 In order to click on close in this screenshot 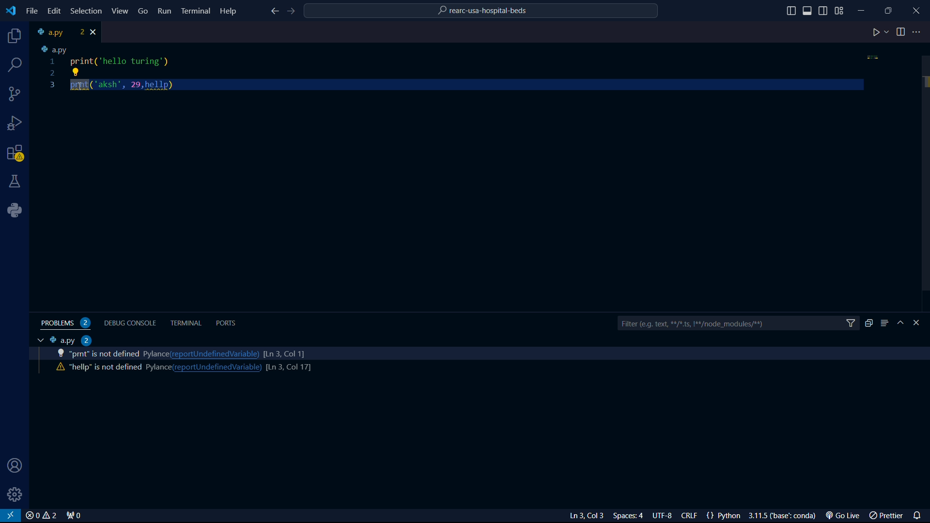, I will do `click(95, 32)`.